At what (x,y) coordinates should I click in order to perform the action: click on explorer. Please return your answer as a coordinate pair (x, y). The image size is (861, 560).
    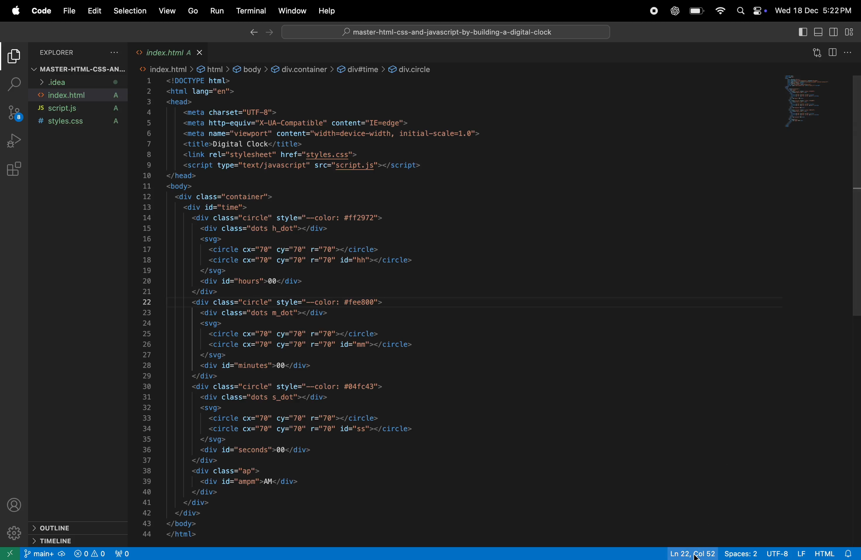
    Looking at the image, I should click on (81, 53).